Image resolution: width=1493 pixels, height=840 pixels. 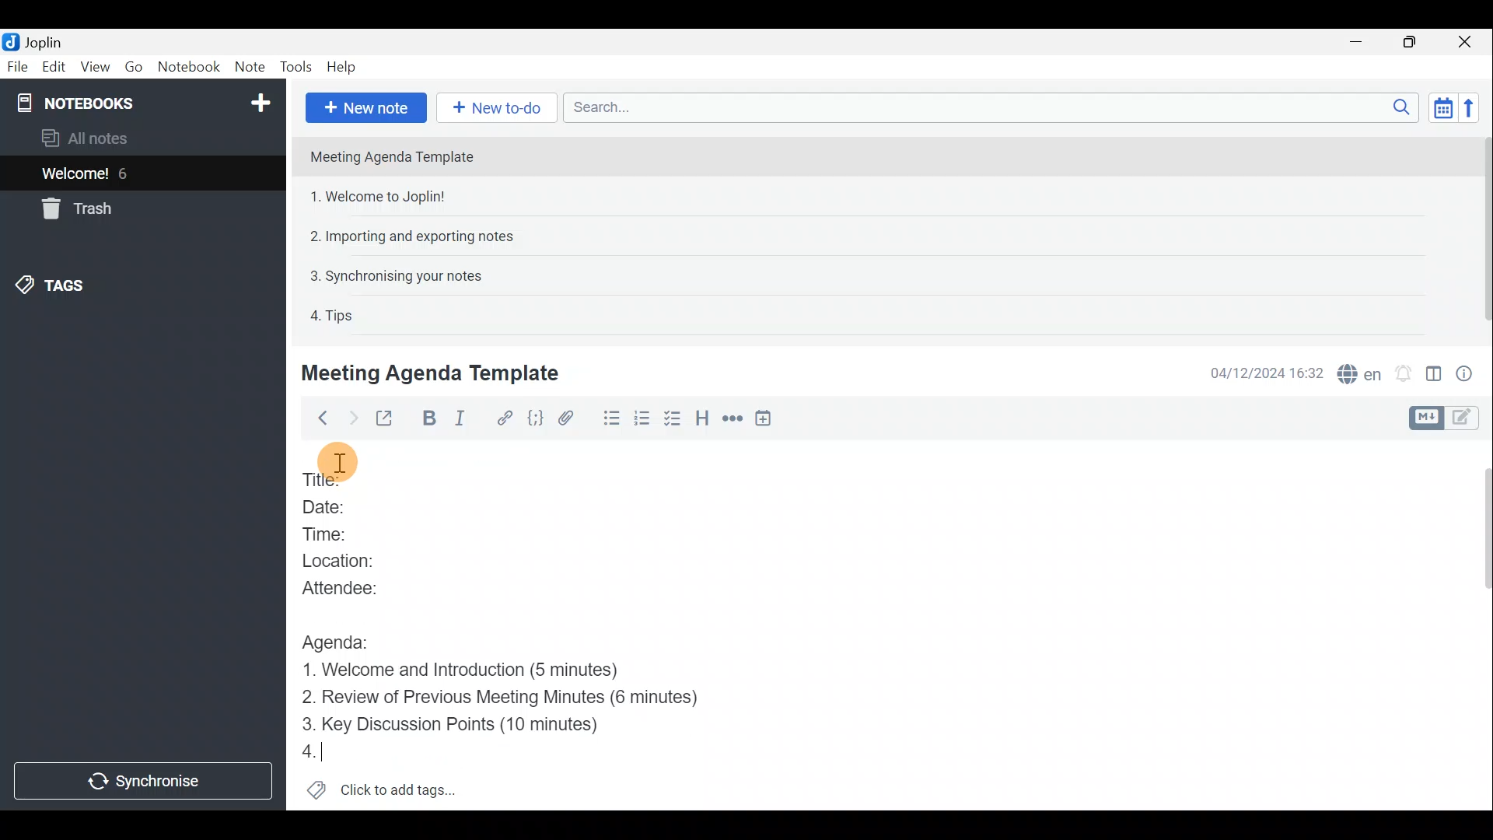 What do you see at coordinates (145, 102) in the screenshot?
I see `Notebooks` at bounding box center [145, 102].